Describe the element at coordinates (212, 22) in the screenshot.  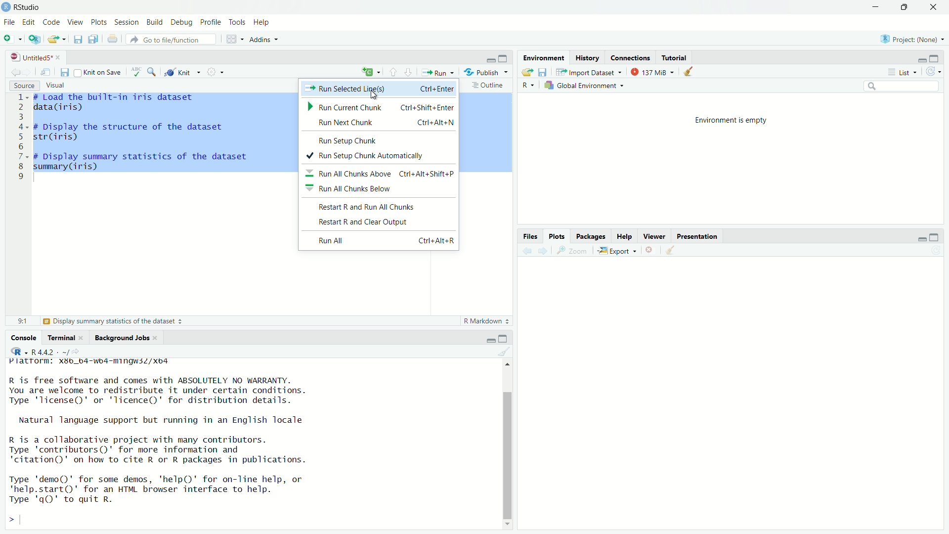
I see `Profile` at that location.